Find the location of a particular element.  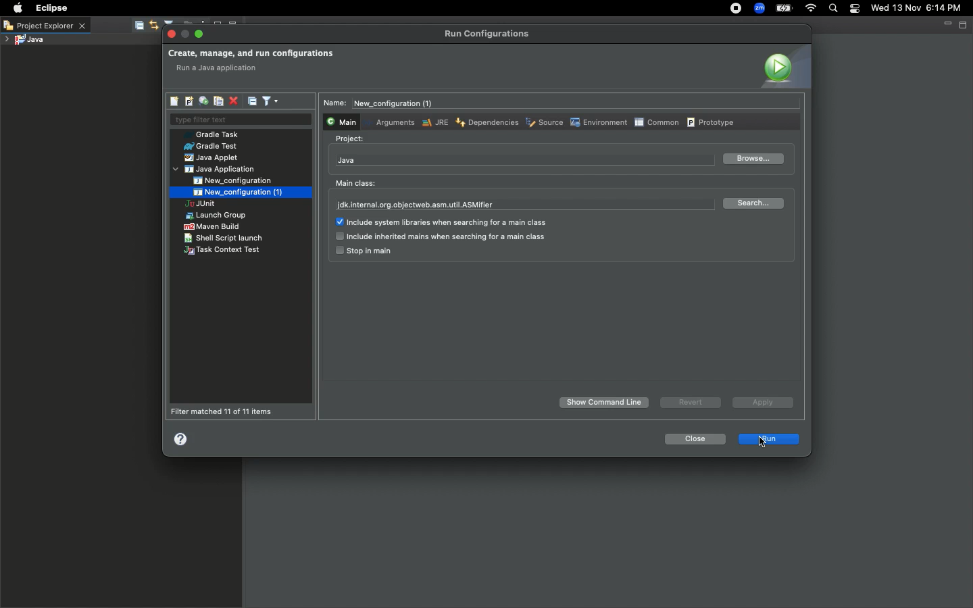

Gradle task is located at coordinates (216, 134).